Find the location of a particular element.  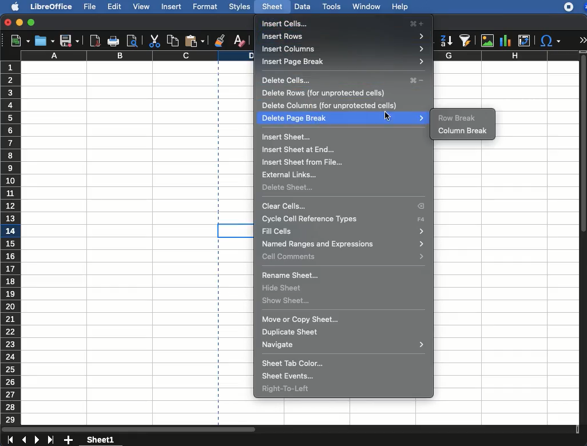

last sheet is located at coordinates (10, 440).